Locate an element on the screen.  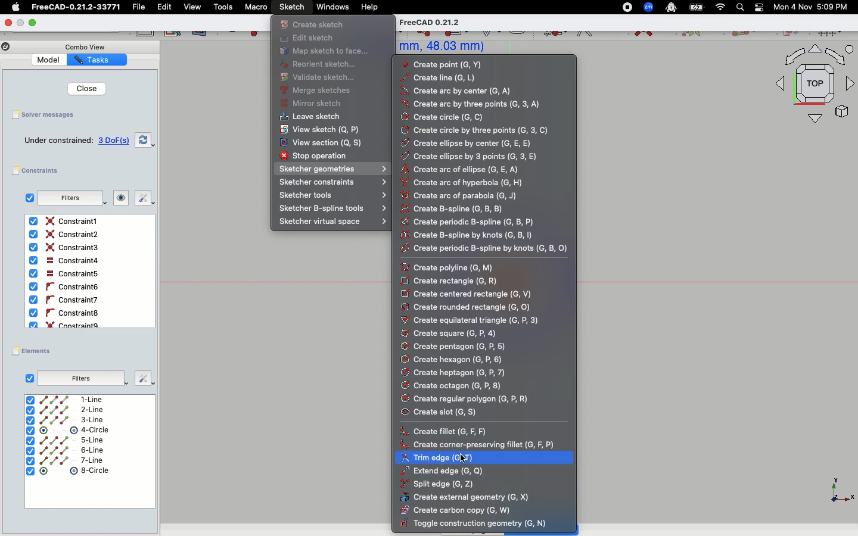
Create rectangle is located at coordinates (448, 282).